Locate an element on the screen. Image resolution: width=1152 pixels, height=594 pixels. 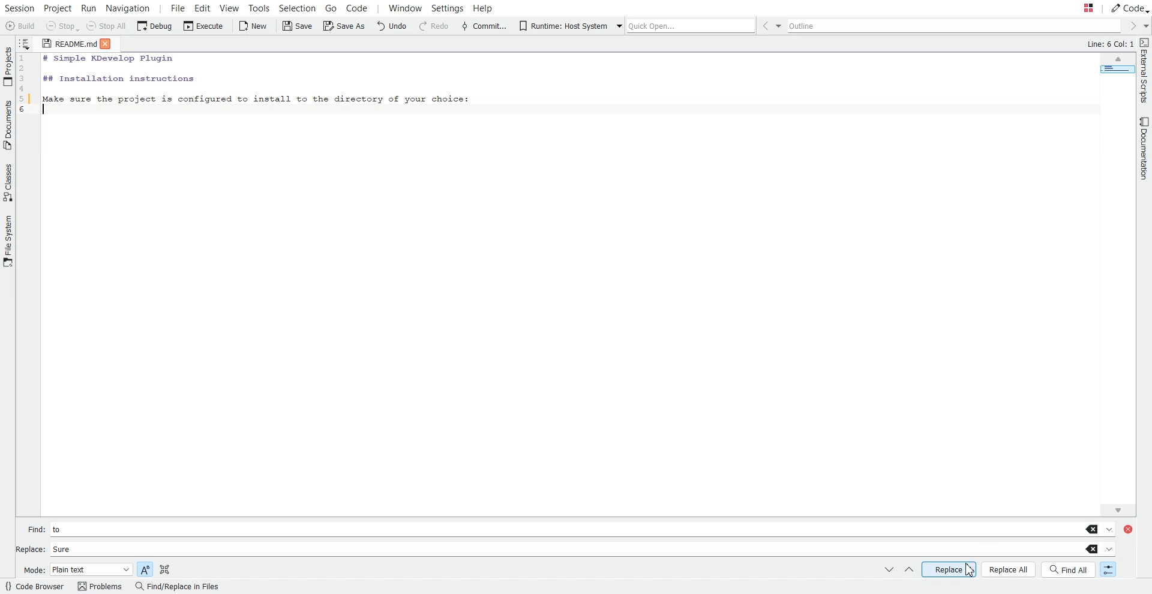
README.md (document) is located at coordinates (69, 44).